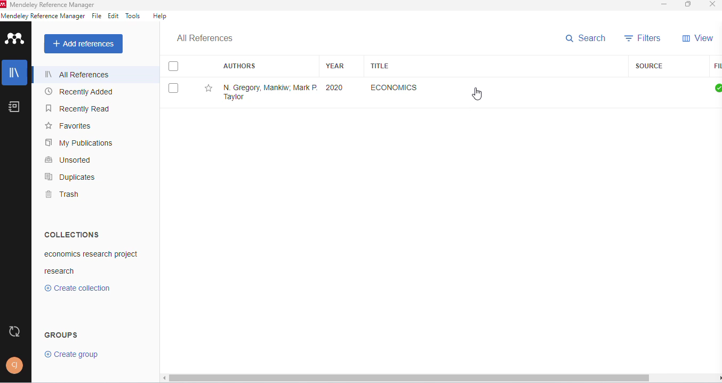 The height and width of the screenshot is (383, 722). I want to click on authors, so click(240, 66).